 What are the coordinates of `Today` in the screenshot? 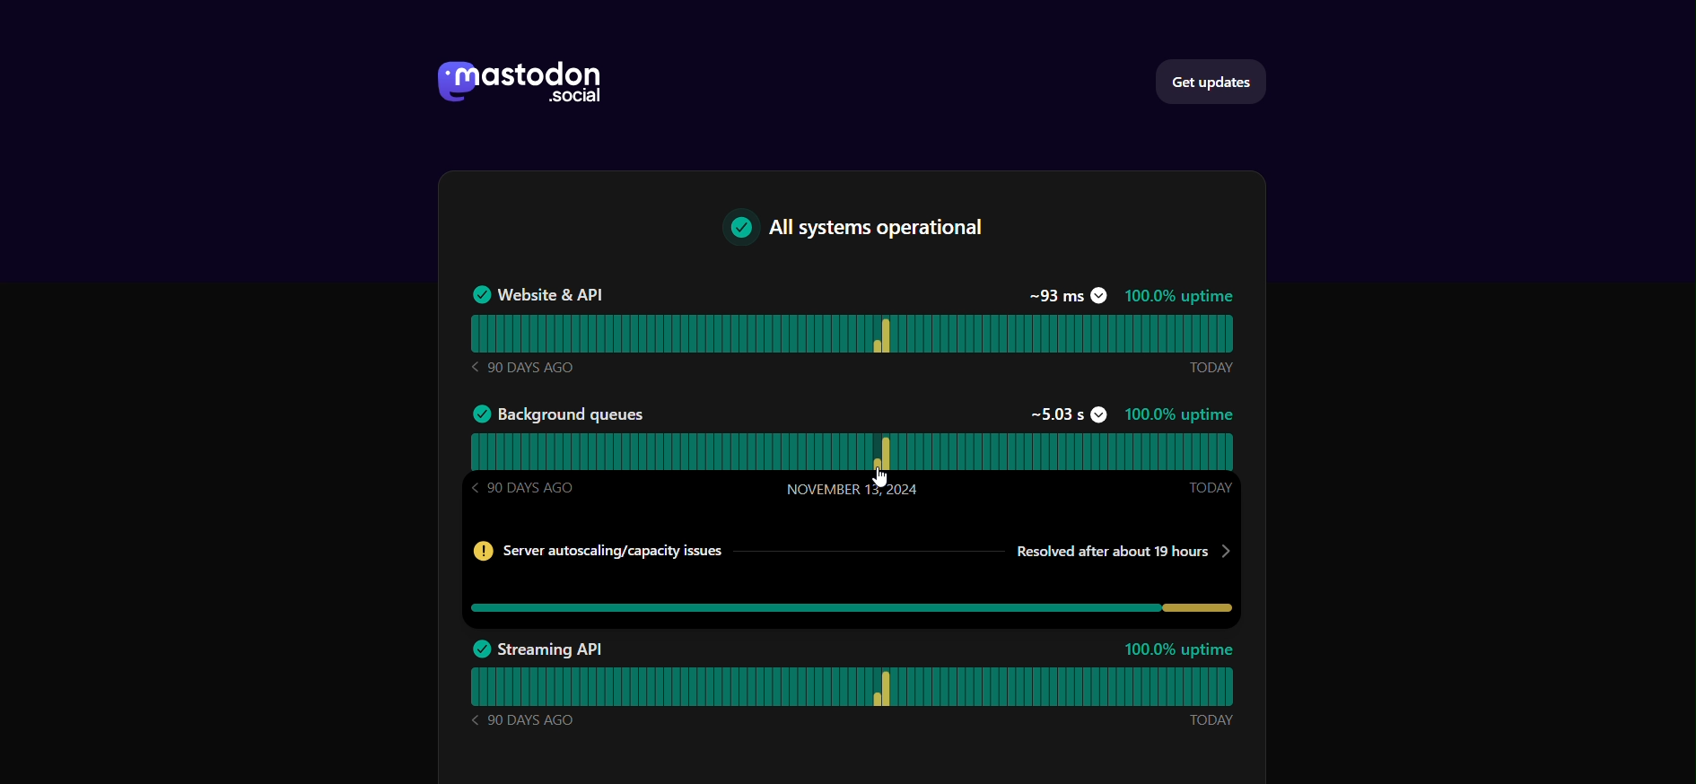 It's located at (1211, 369).